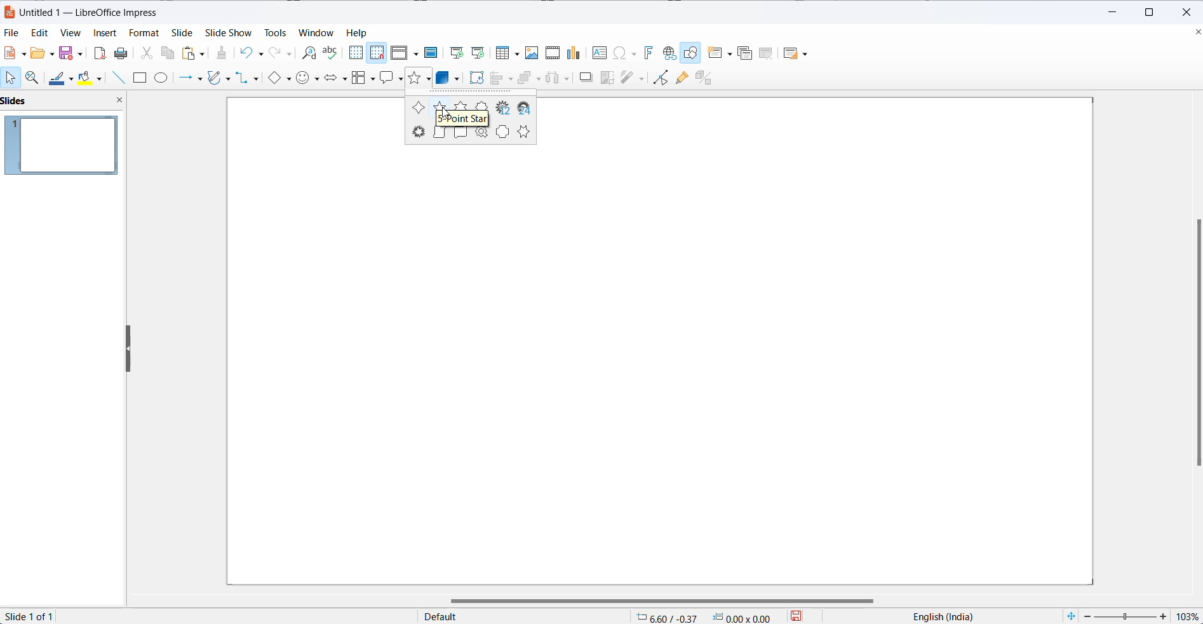 Image resolution: width=1203 pixels, height=624 pixels. Describe the element at coordinates (442, 136) in the screenshot. I see `vertical scroll` at that location.